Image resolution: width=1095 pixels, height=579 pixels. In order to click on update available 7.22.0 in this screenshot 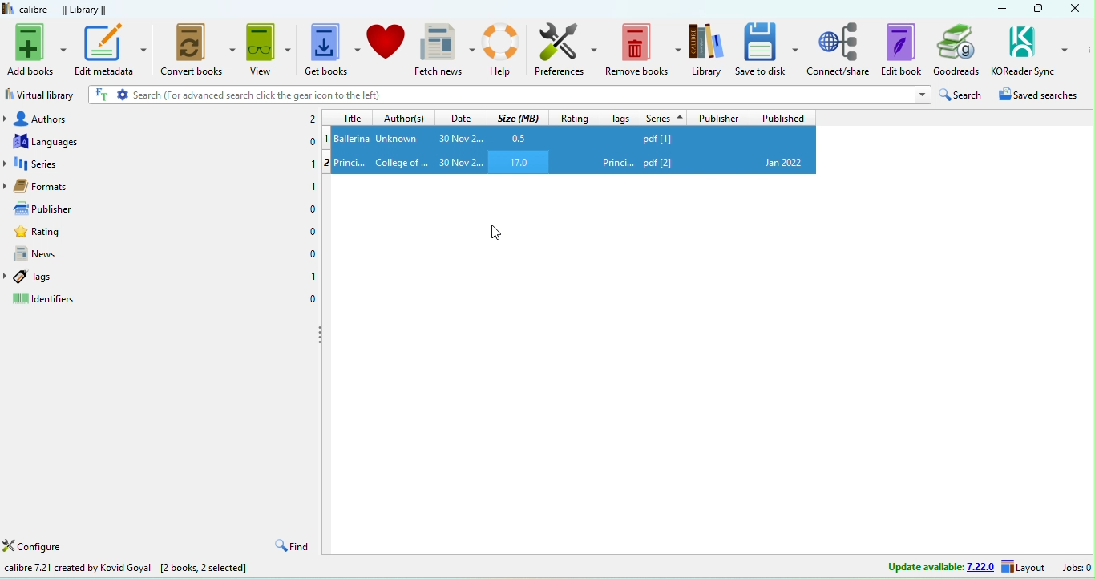, I will do `click(941, 565)`.